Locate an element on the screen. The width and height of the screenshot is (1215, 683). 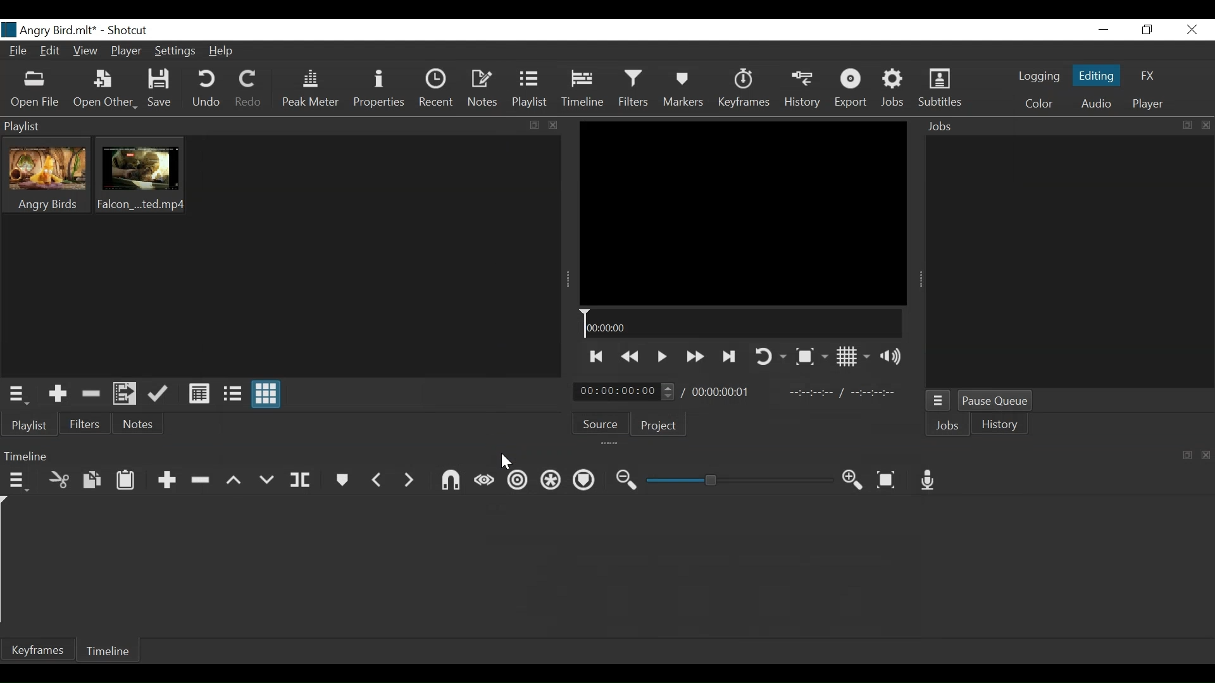
Cursor is located at coordinates (508, 462).